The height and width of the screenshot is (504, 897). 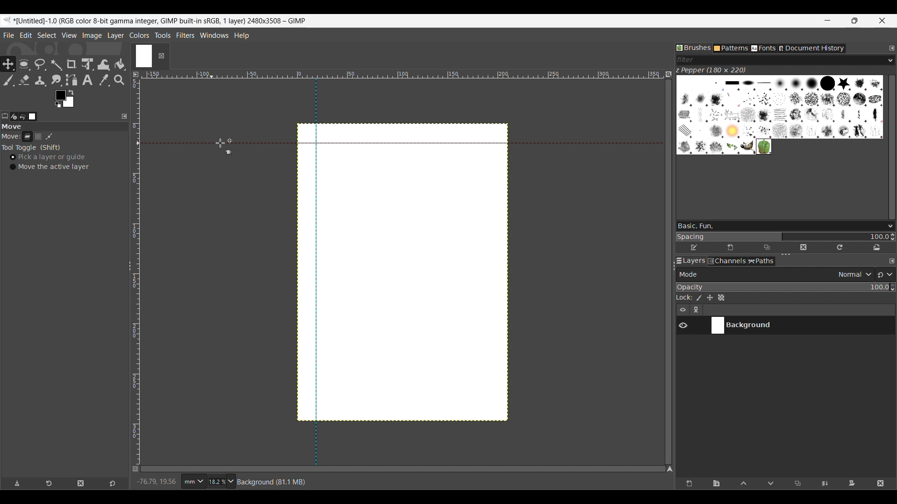 What do you see at coordinates (892, 147) in the screenshot?
I see `Vertical slide bar` at bounding box center [892, 147].